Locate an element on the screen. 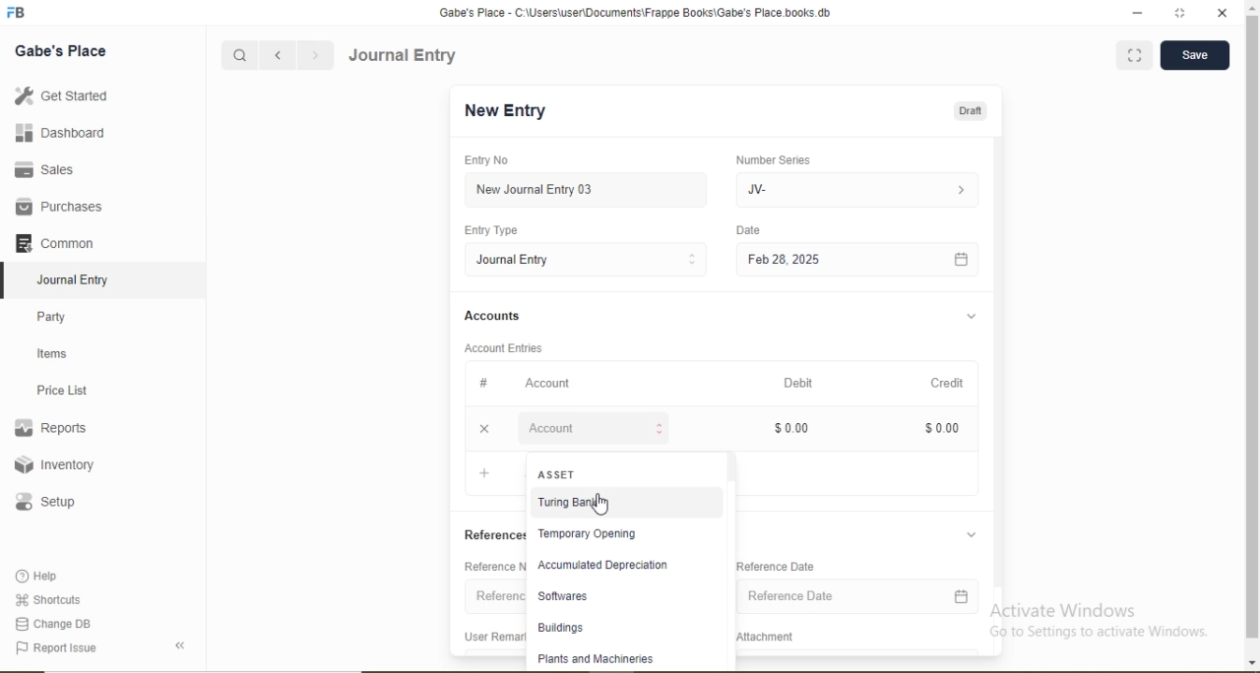  Reference Date is located at coordinates (793, 595).